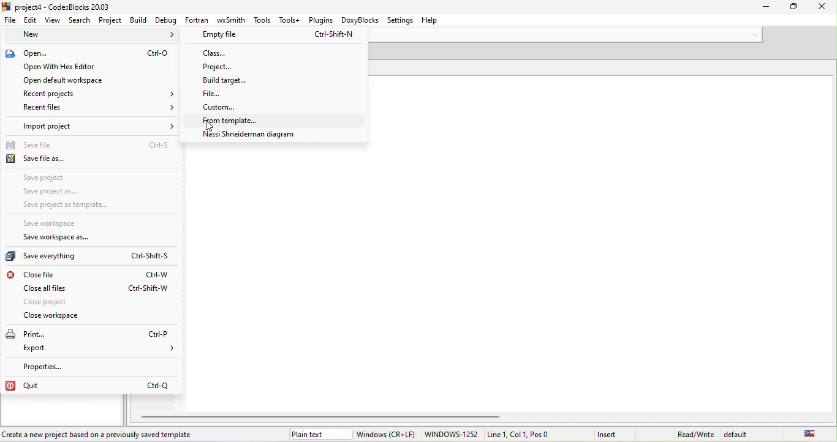  I want to click on save file , so click(93, 143).